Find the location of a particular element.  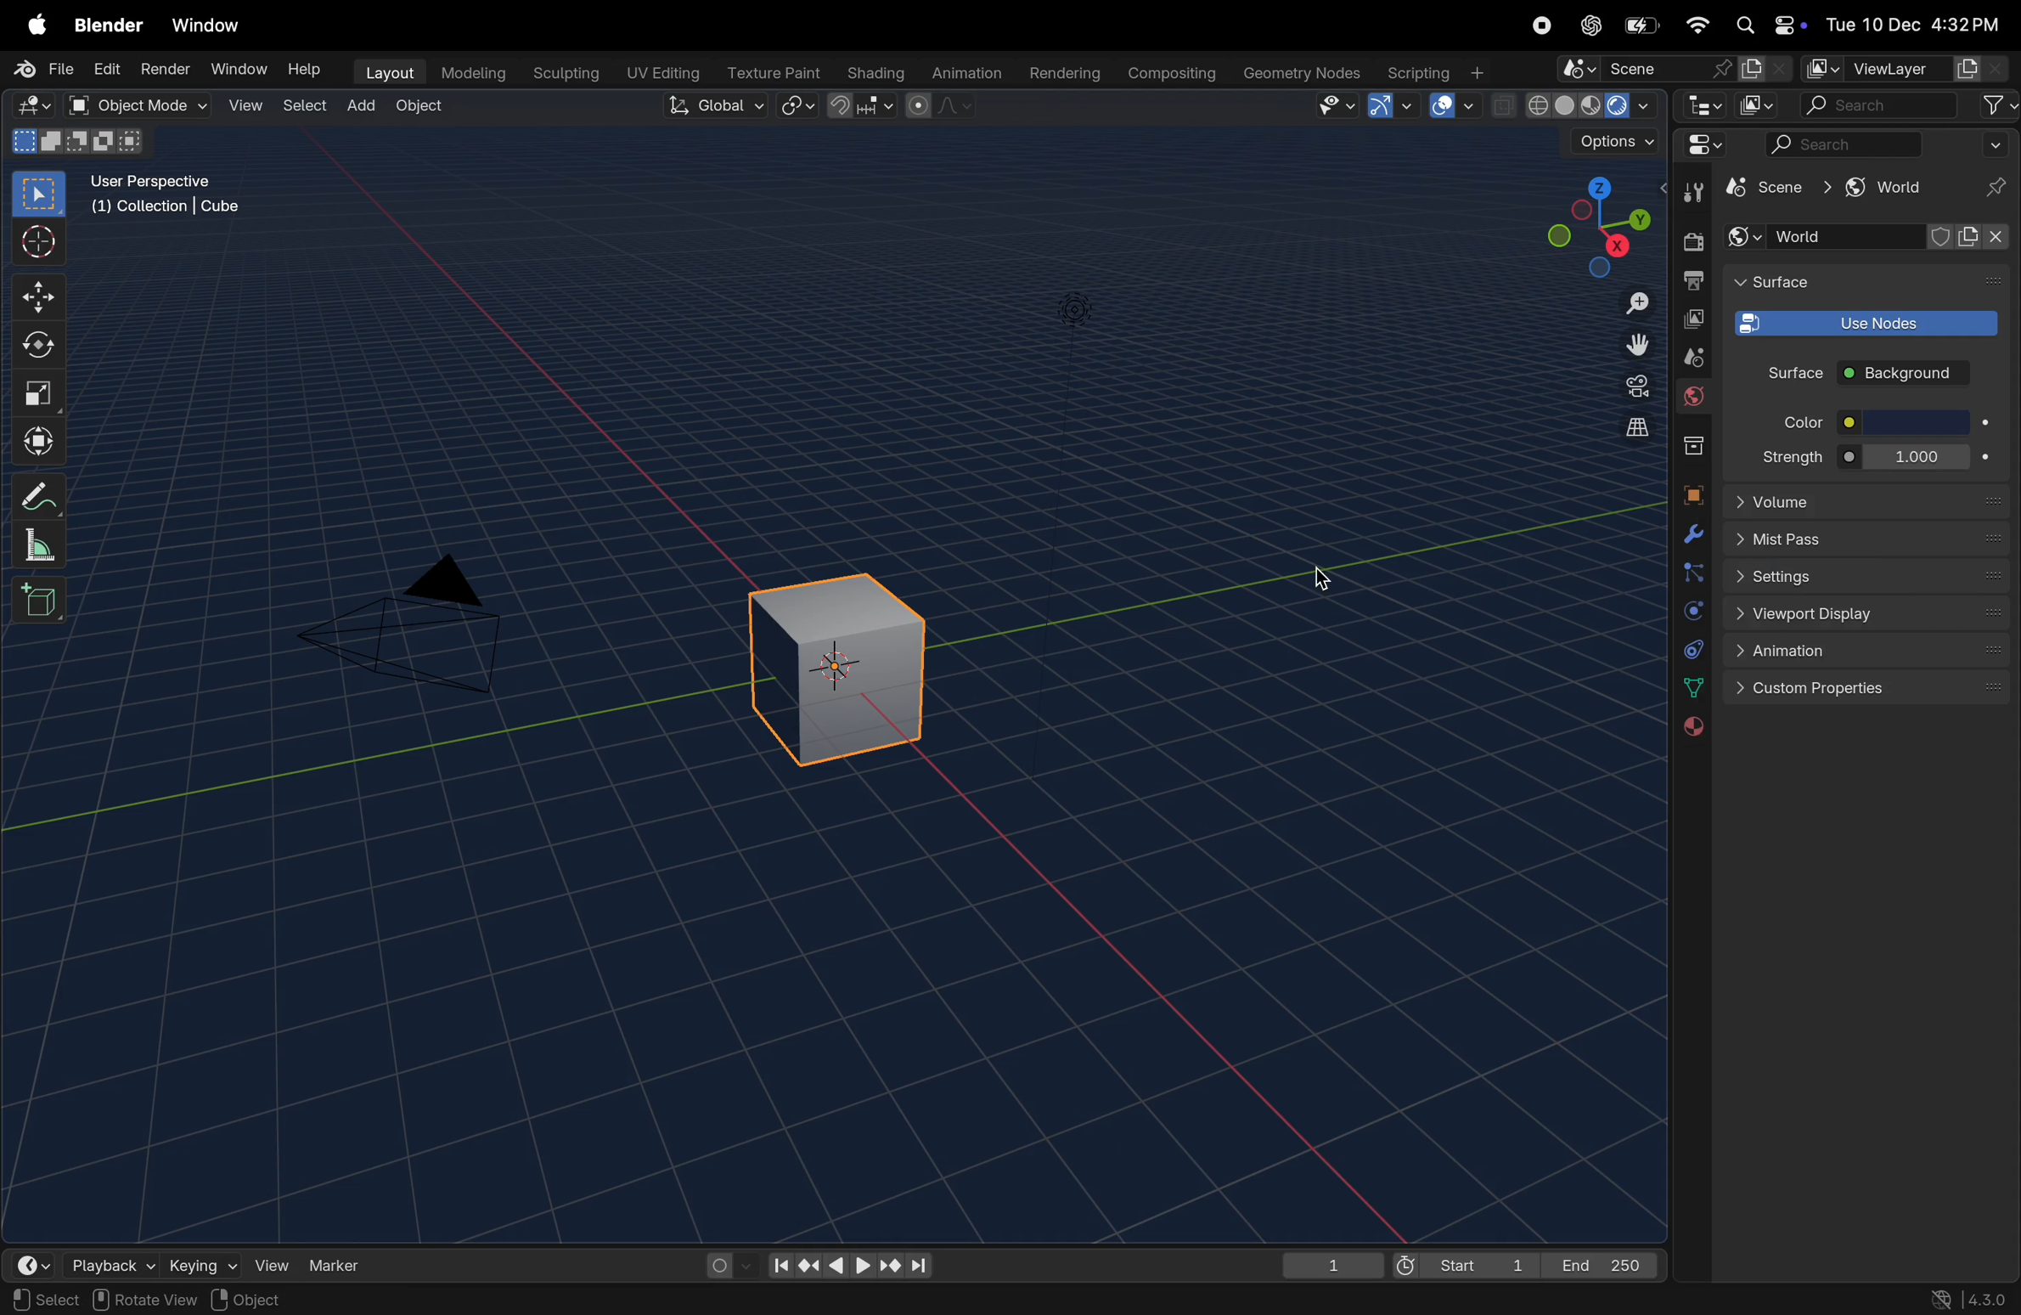

physics is located at coordinates (1691, 613).